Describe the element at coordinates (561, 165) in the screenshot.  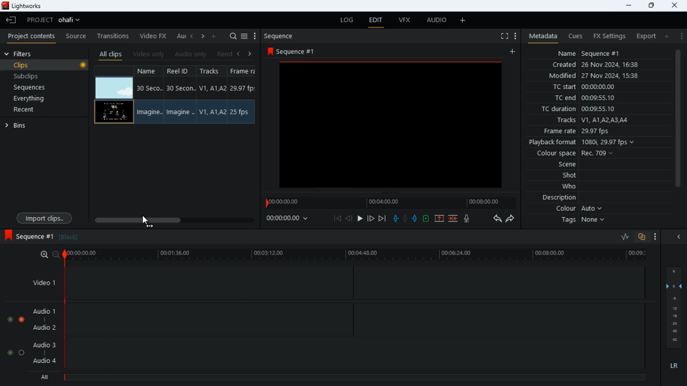
I see `scene` at that location.